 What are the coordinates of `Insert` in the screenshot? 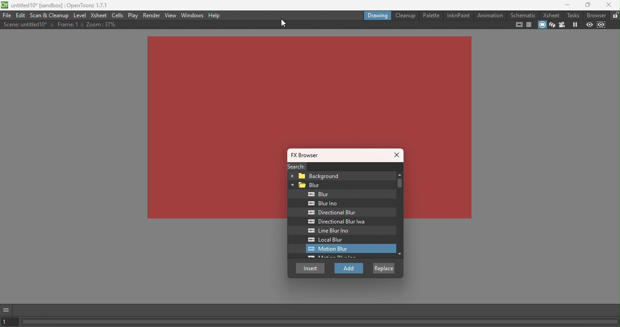 It's located at (310, 268).